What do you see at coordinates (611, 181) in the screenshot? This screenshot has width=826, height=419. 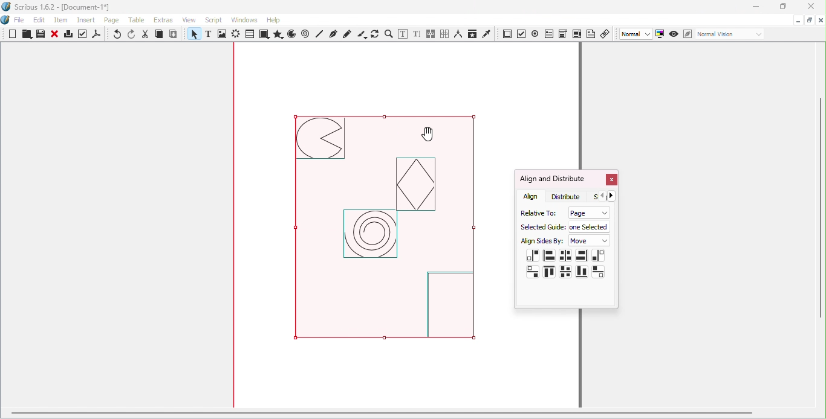 I see `Close` at bounding box center [611, 181].